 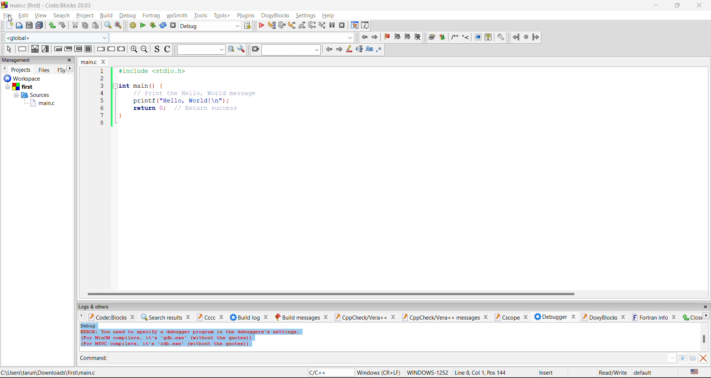 I want to click on toggle bookmark, so click(x=388, y=37).